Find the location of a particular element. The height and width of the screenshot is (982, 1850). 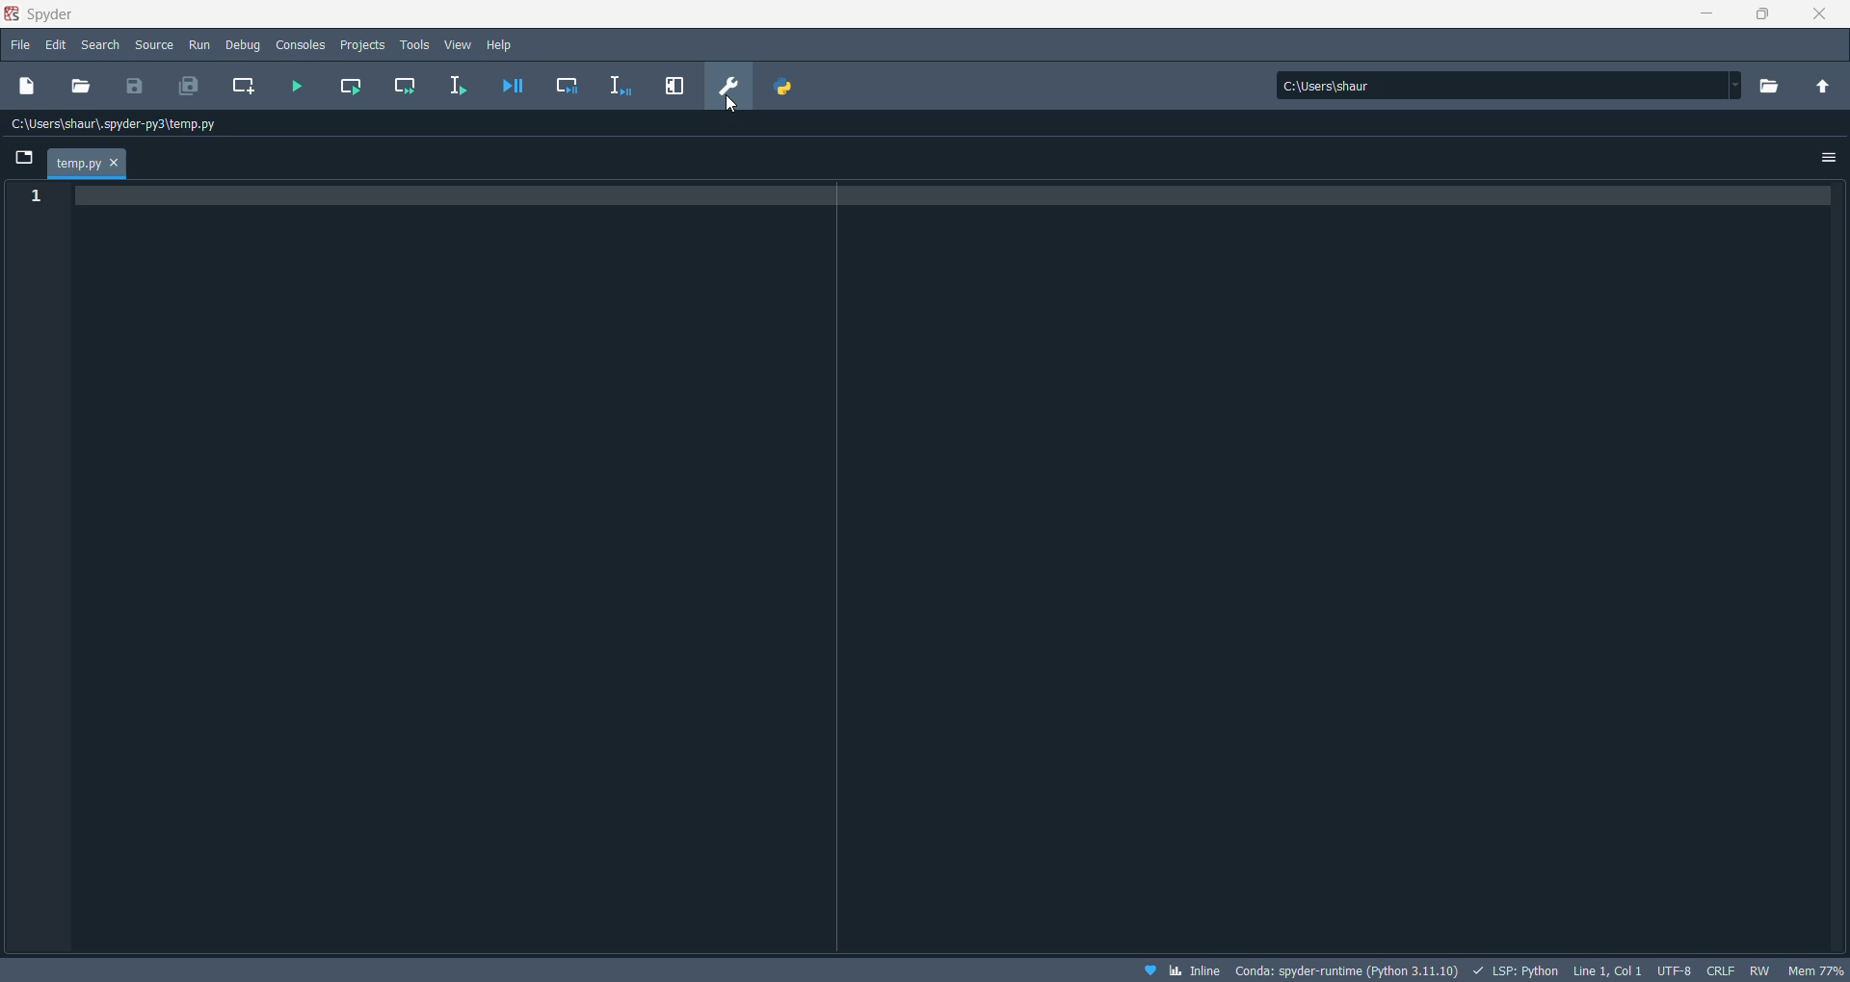

file permission is located at coordinates (1761, 969).